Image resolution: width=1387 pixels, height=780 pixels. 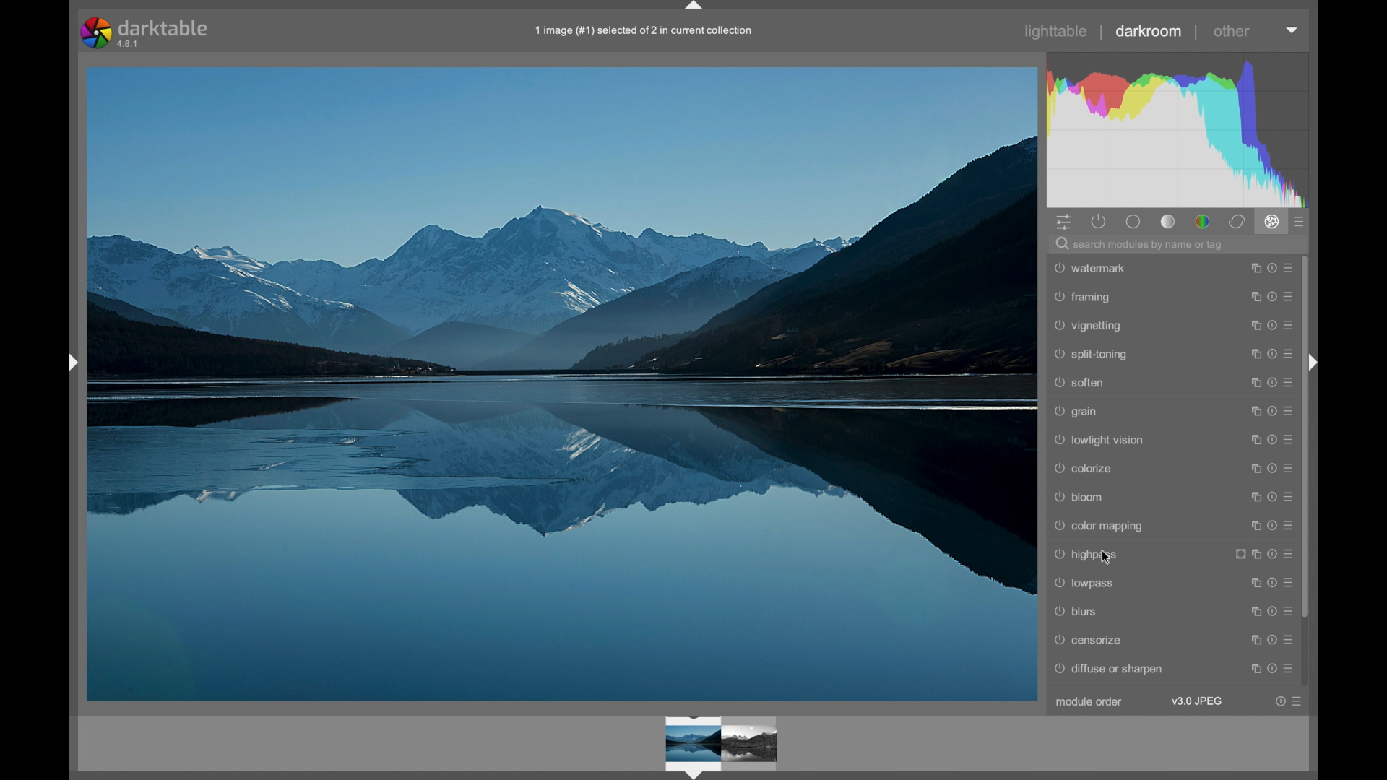 What do you see at coordinates (1270, 611) in the screenshot?
I see `more options` at bounding box center [1270, 611].